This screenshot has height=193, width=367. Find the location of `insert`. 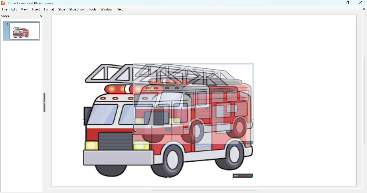

insert is located at coordinates (36, 9).